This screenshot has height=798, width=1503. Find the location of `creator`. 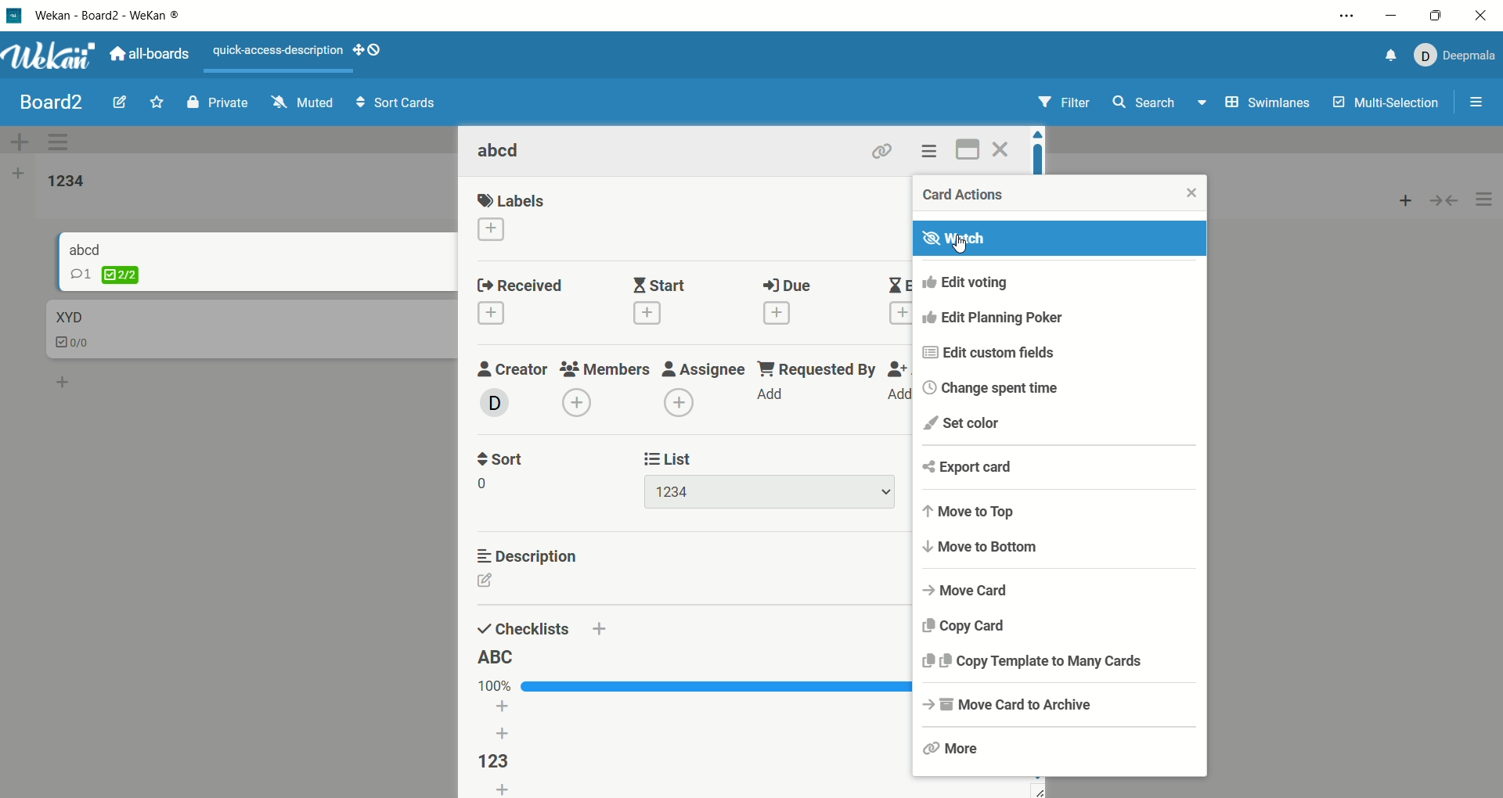

creator is located at coordinates (510, 386).